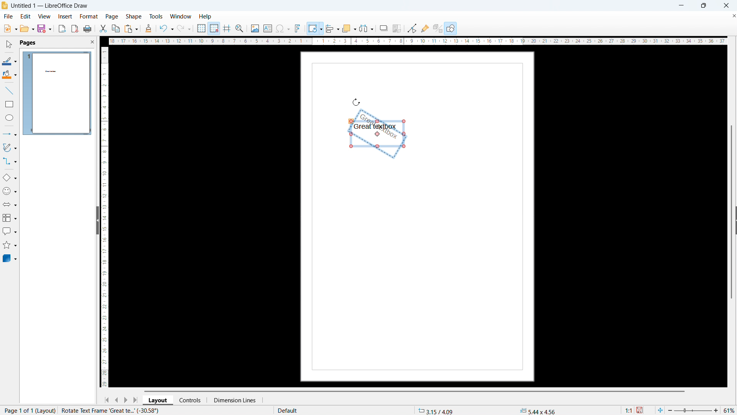 This screenshot has height=415, width=737. Describe the element at coordinates (10, 162) in the screenshot. I see `connectors` at that location.